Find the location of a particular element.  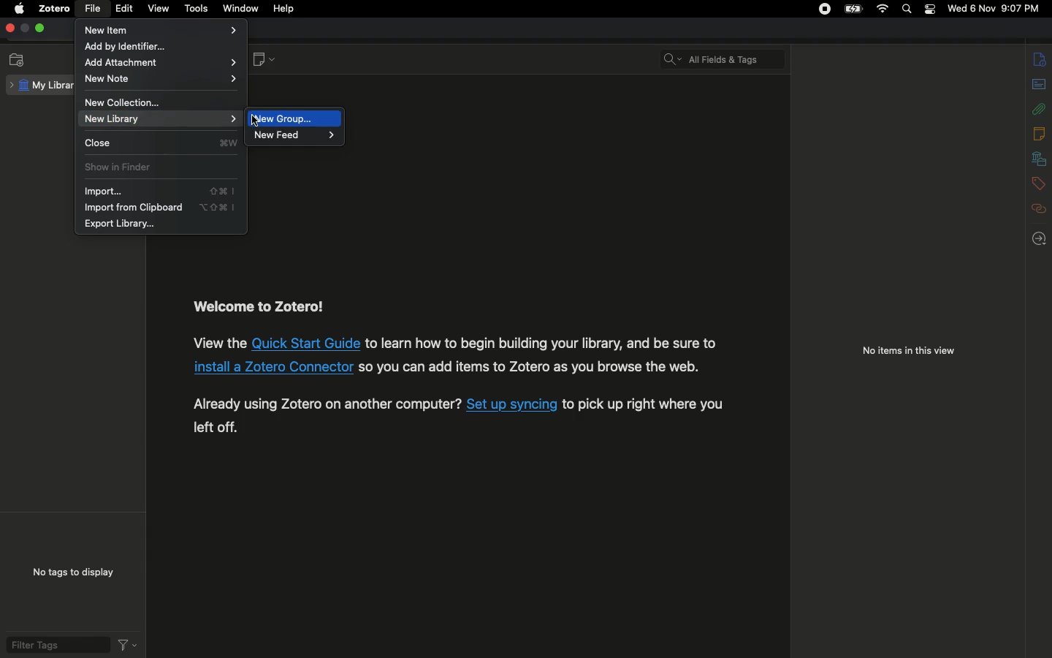

Internet is located at coordinates (881, 10).